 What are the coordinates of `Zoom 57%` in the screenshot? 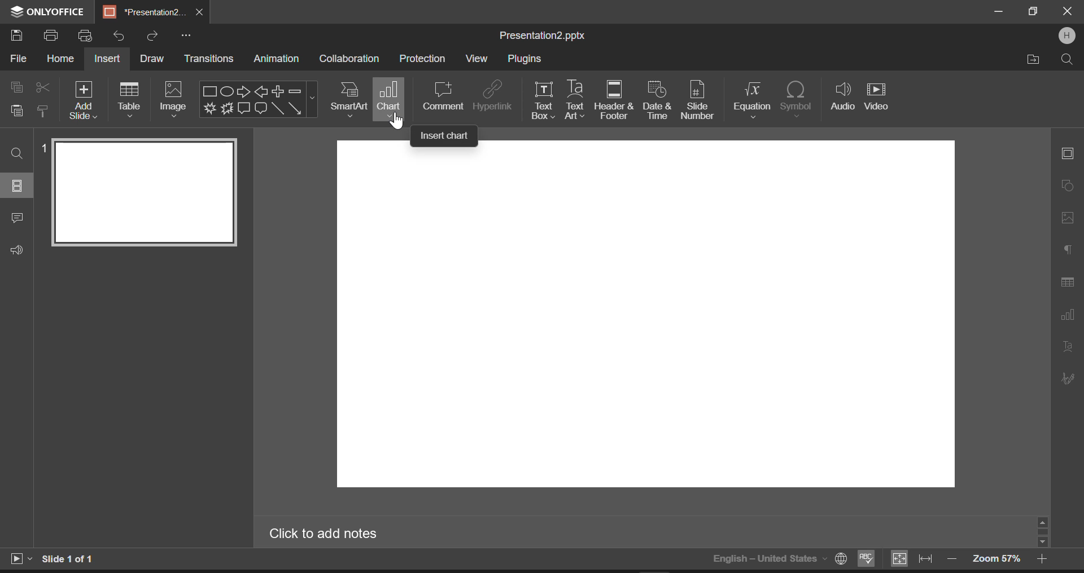 It's located at (996, 558).